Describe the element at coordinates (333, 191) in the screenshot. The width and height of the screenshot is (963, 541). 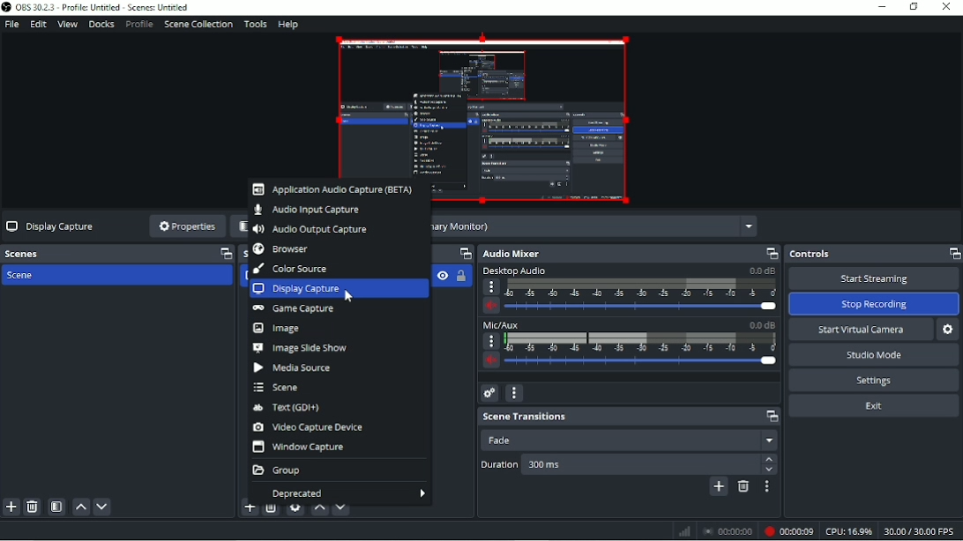
I see `Application audio capture` at that location.